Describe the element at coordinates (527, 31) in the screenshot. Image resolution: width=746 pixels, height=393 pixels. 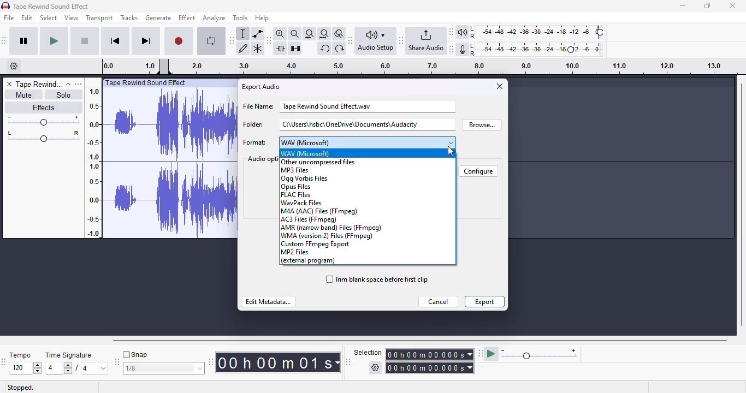
I see `audacity playback meter toolbar` at that location.